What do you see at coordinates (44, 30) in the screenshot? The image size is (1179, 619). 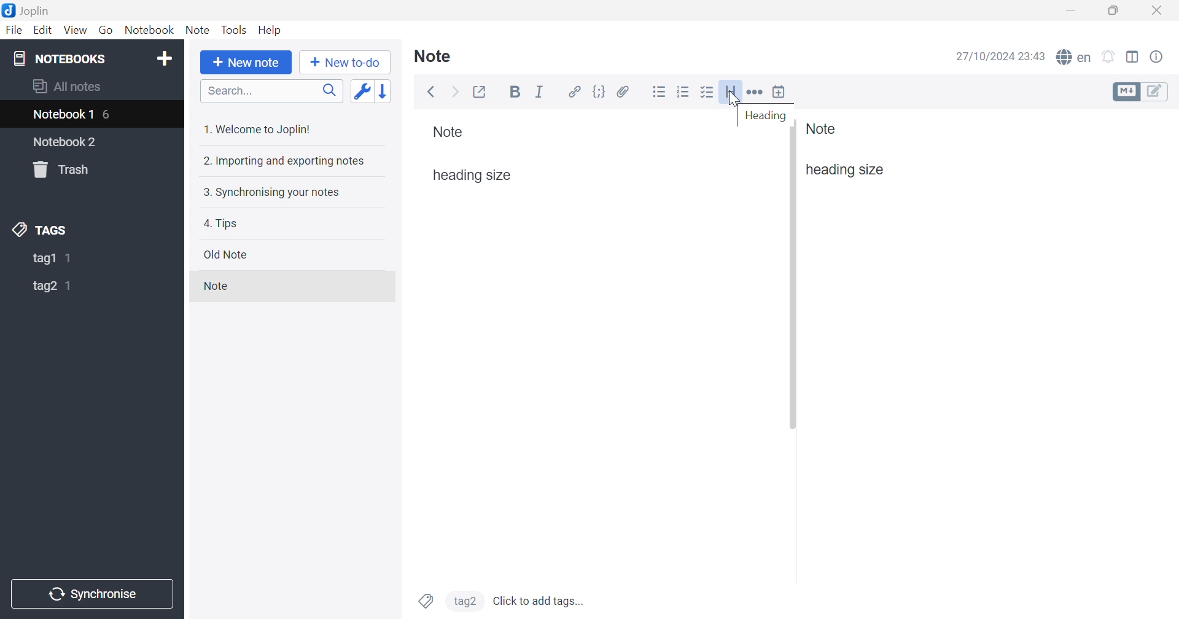 I see `Edit` at bounding box center [44, 30].